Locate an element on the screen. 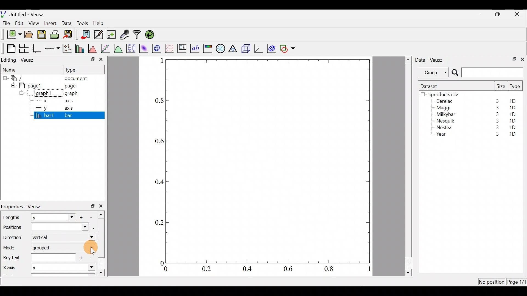  page is located at coordinates (70, 86).